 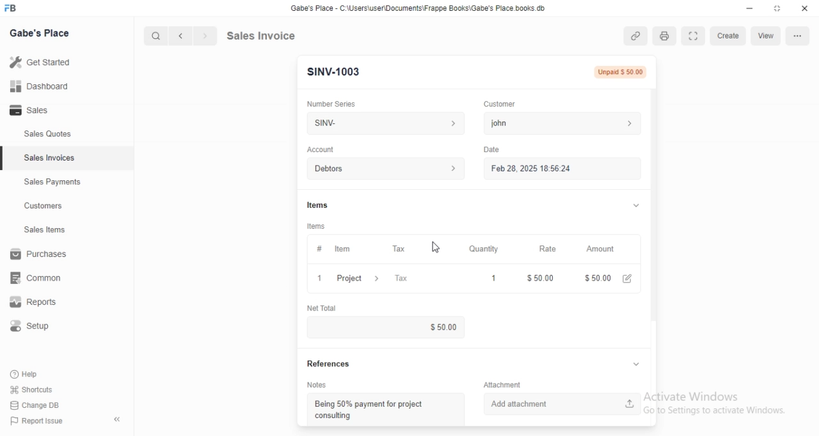 I want to click on more, so click(x=800, y=35).